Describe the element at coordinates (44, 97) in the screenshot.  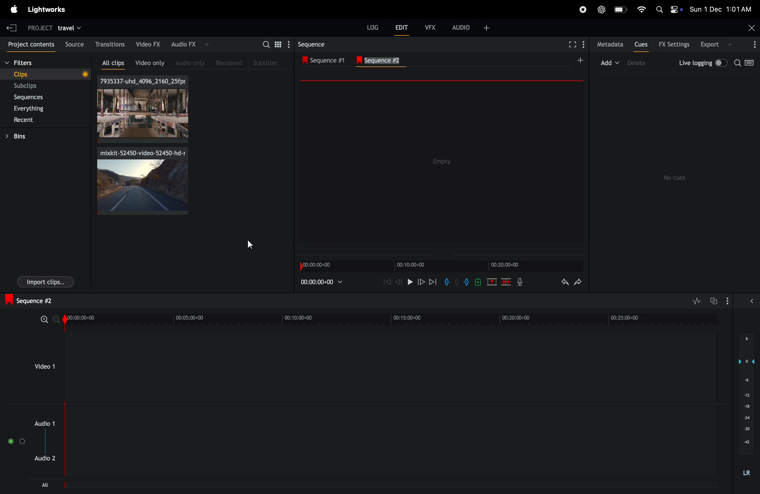
I see `sequences` at that location.